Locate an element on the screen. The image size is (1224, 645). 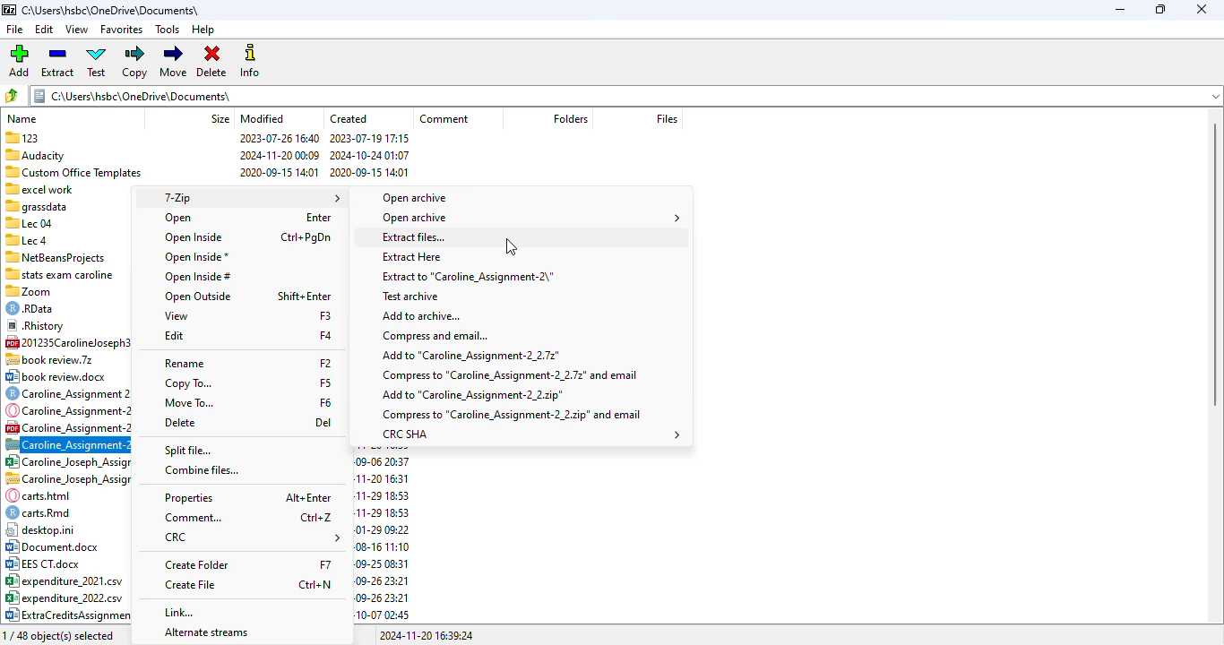
shortcut for create file is located at coordinates (315, 585).